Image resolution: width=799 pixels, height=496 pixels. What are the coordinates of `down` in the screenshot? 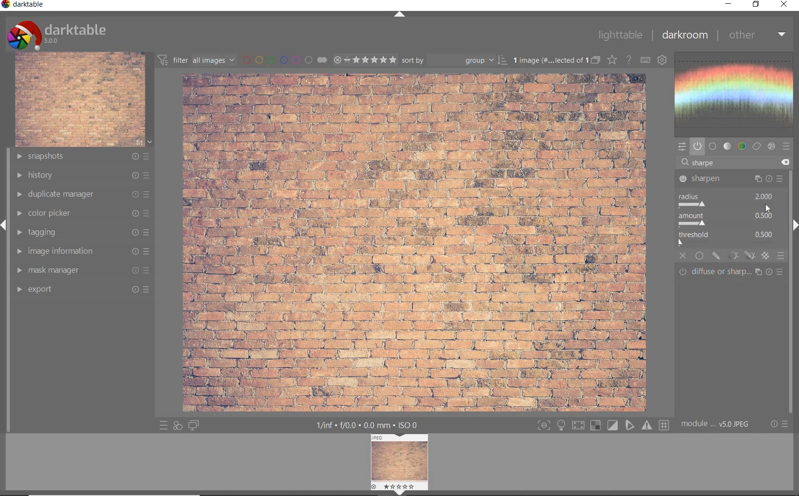 It's located at (399, 493).